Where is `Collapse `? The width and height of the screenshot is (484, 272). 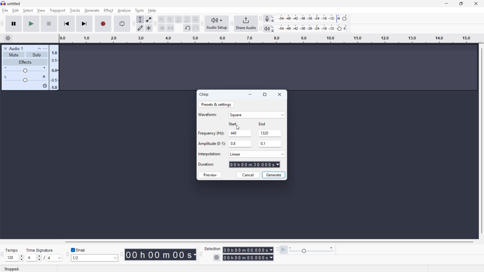
Collapse  is located at coordinates (39, 48).